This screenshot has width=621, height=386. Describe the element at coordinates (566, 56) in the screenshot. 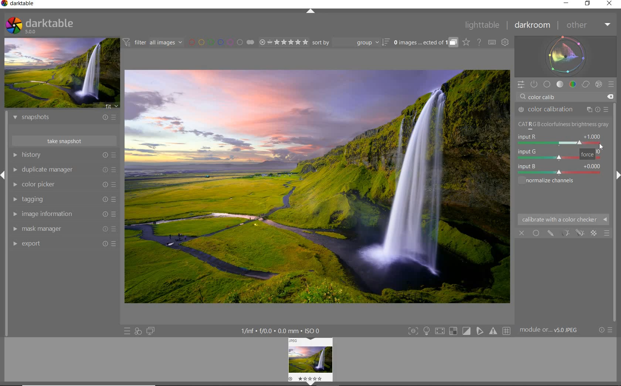

I see `waveform` at that location.